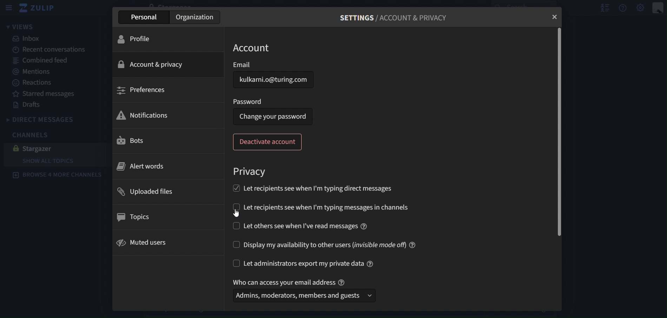 The image size is (667, 318). What do you see at coordinates (26, 106) in the screenshot?
I see `drafts` at bounding box center [26, 106].